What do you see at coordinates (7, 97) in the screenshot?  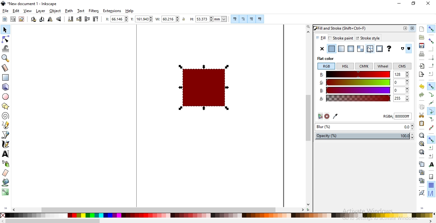 I see `creates circles, arcs and ellipses` at bounding box center [7, 97].